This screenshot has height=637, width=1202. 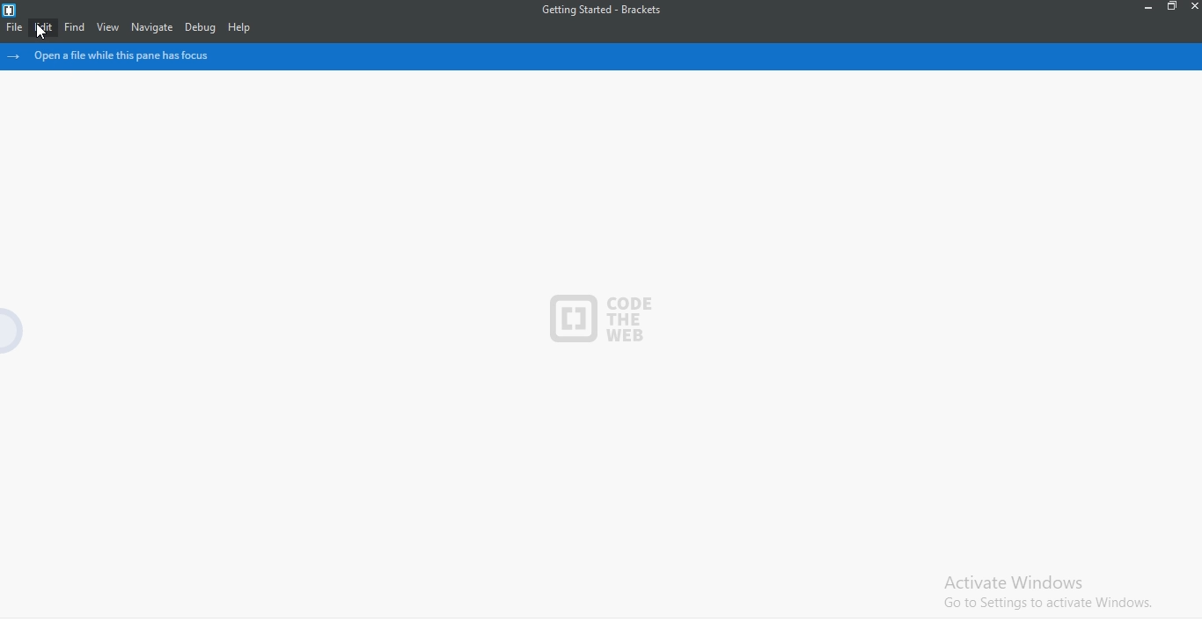 What do you see at coordinates (1149, 9) in the screenshot?
I see `minimise` at bounding box center [1149, 9].